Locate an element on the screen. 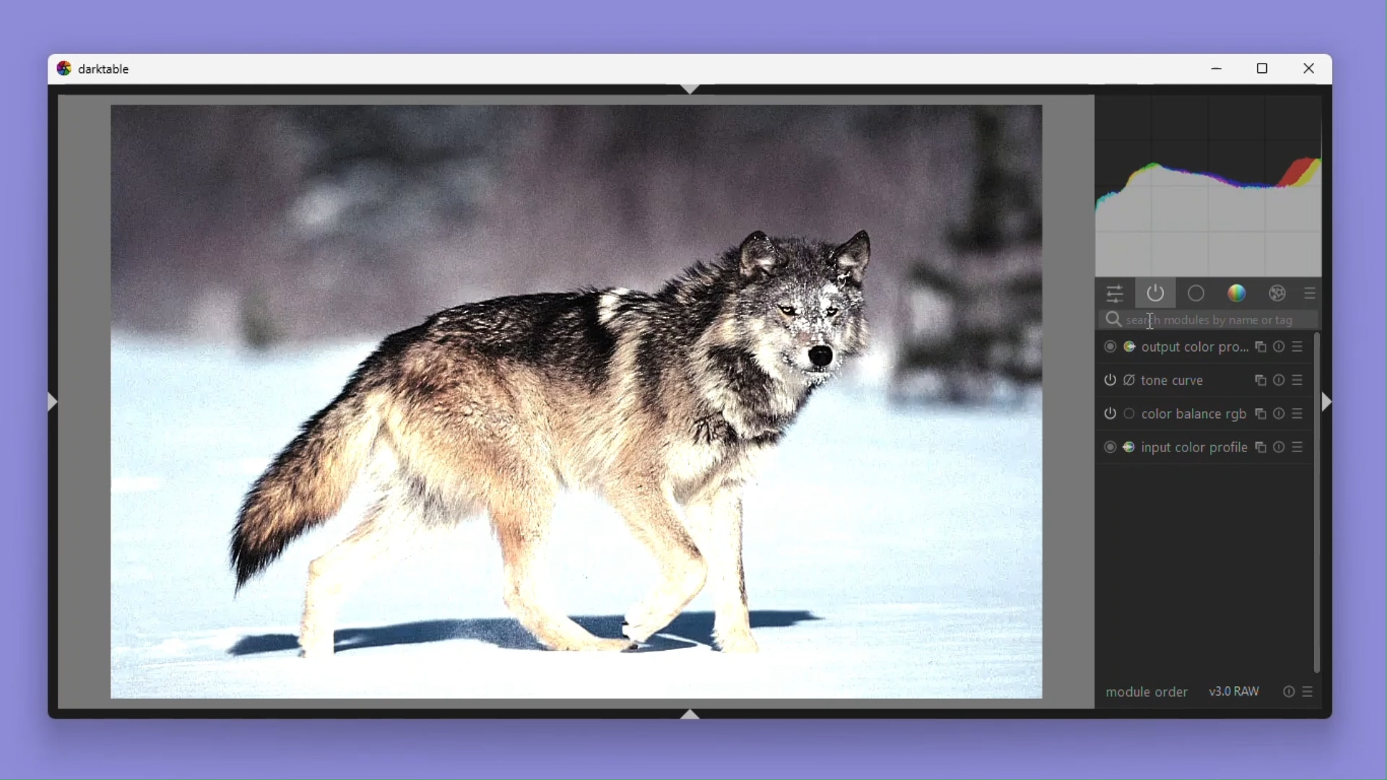  shift+ctrl+t is located at coordinates (699, 90).